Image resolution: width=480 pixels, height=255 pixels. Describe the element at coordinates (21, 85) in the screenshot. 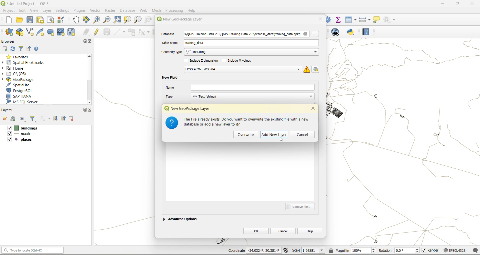

I see `spatialite` at that location.